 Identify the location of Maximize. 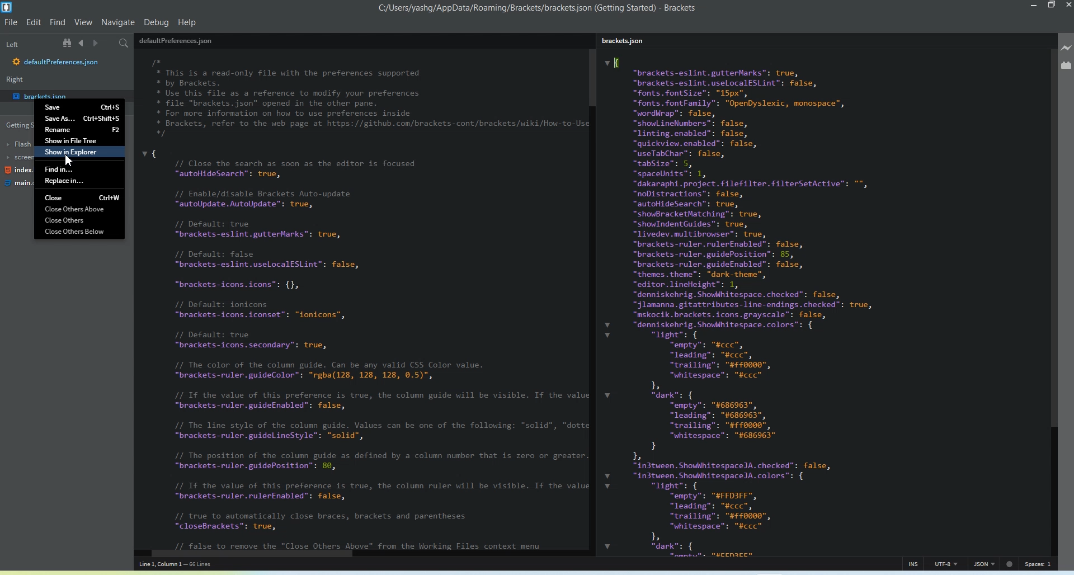
(1052, 6).